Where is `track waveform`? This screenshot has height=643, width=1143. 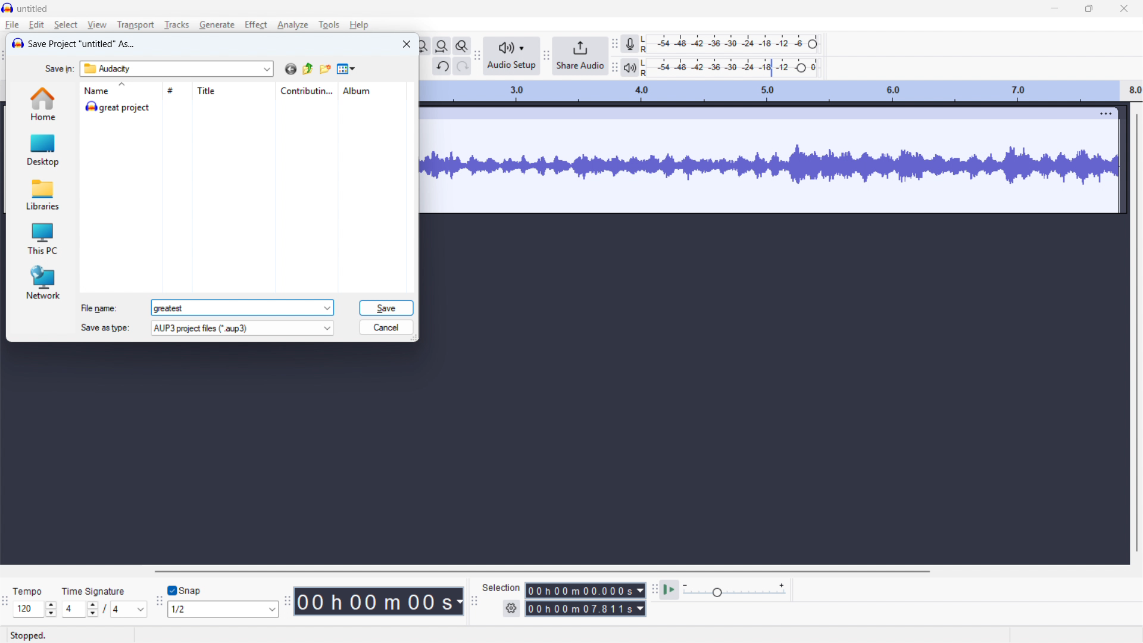
track waveform is located at coordinates (770, 166).